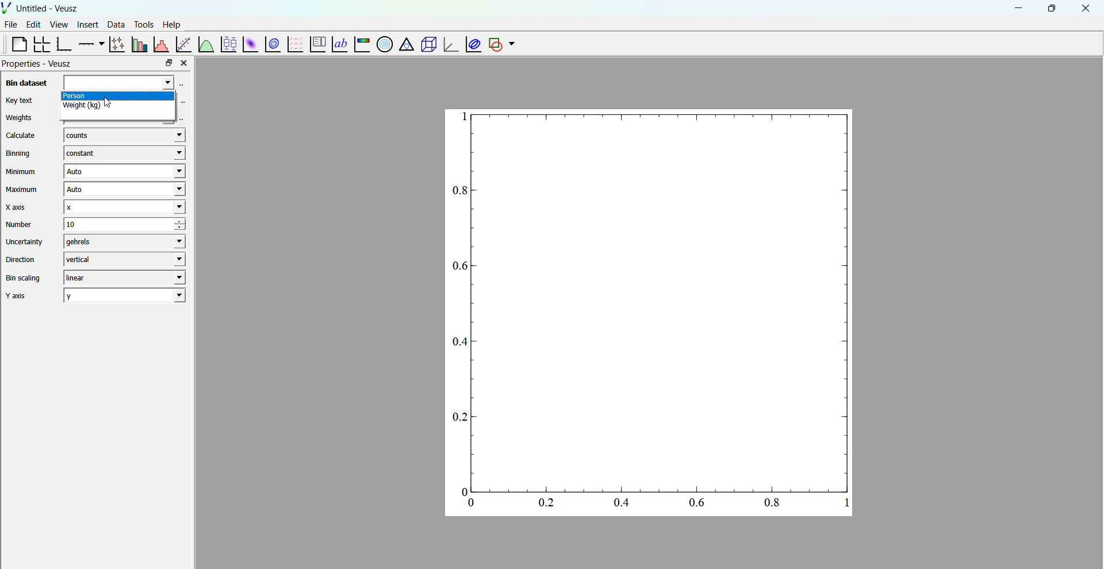 Image resolution: width=1104 pixels, height=569 pixels. What do you see at coordinates (461, 117) in the screenshot?
I see `1` at bounding box center [461, 117].